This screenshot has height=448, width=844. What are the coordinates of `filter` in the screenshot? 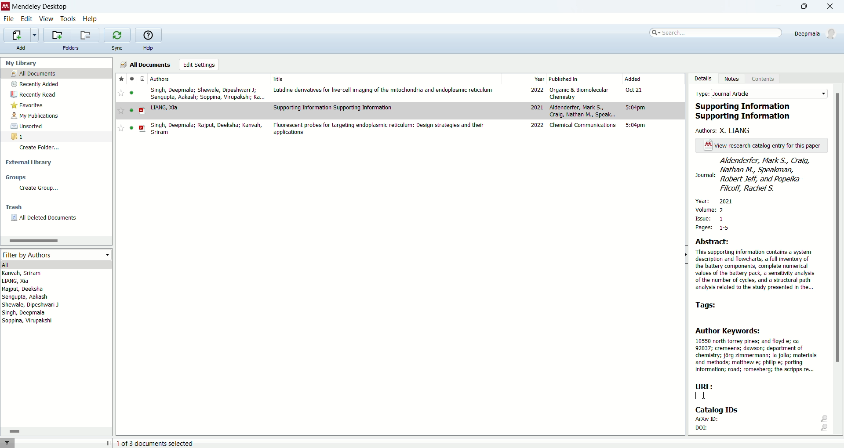 It's located at (10, 443).